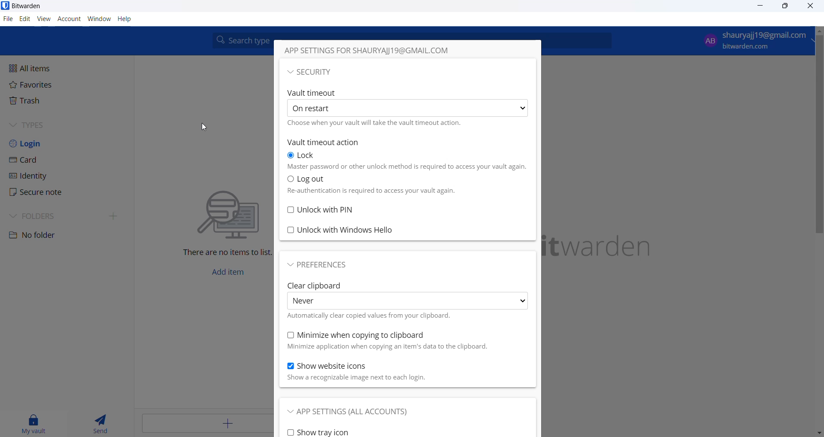  I want to click on window, so click(97, 20).